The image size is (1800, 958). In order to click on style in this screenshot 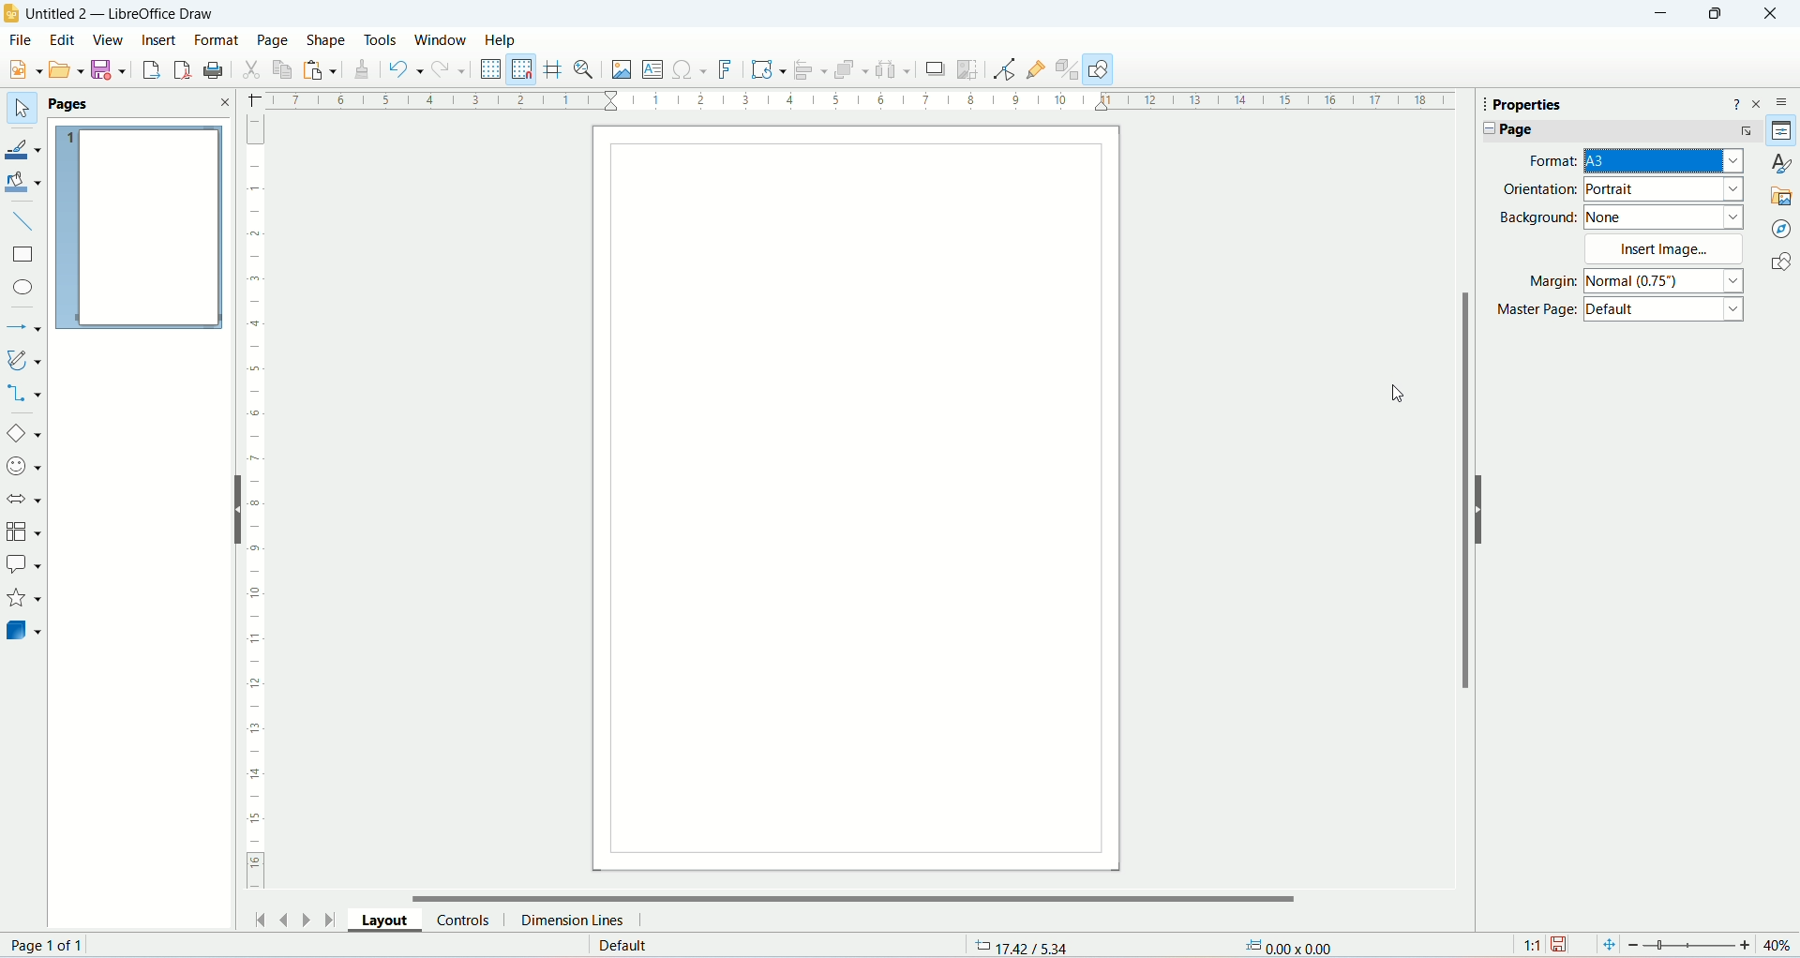, I will do `click(1783, 162)`.